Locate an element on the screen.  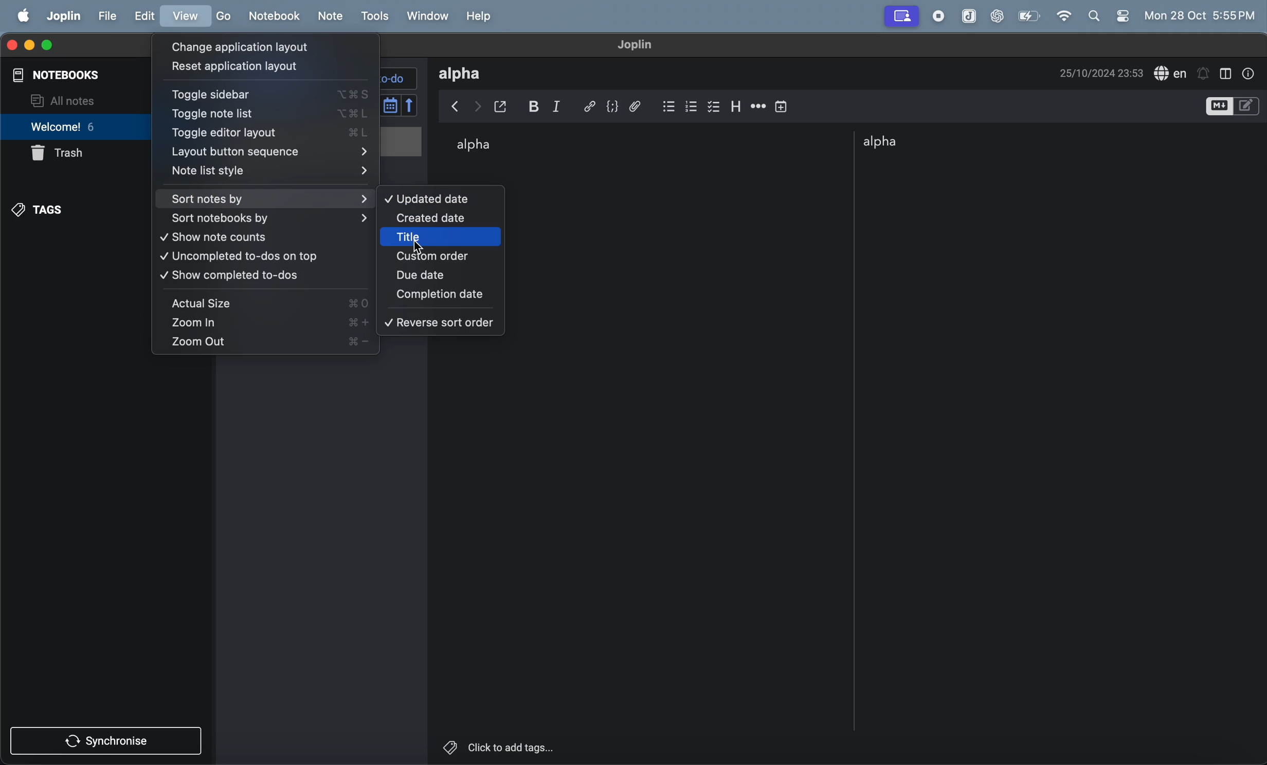
chatgpt is located at coordinates (997, 16).